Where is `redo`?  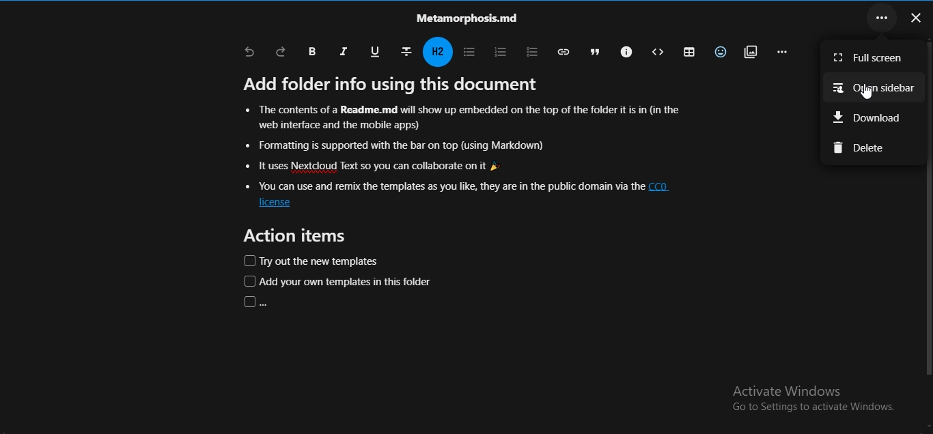 redo is located at coordinates (282, 51).